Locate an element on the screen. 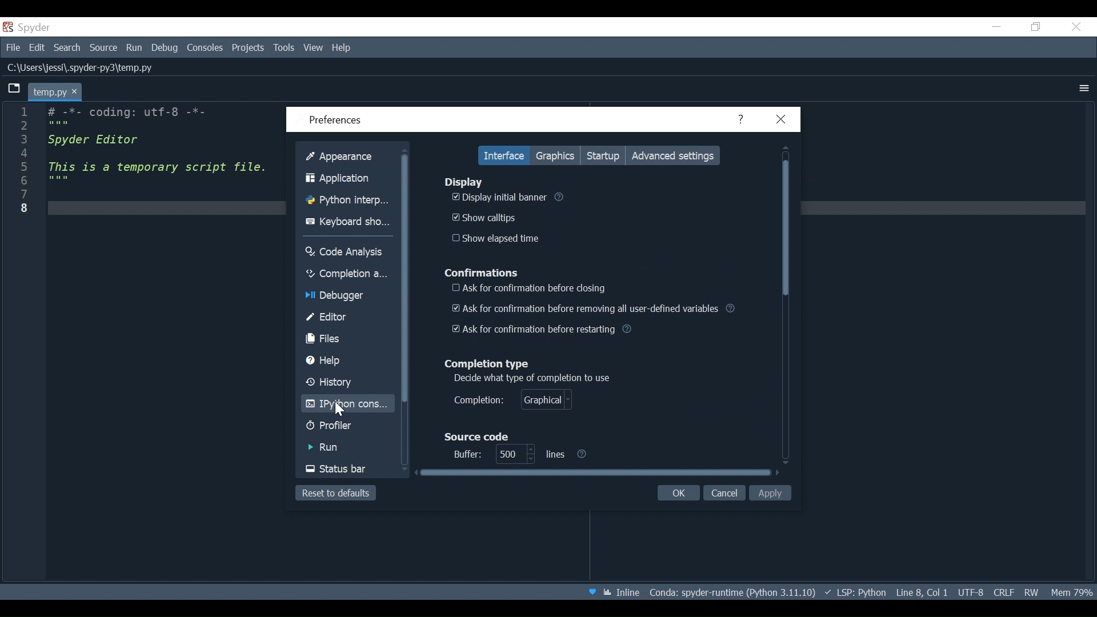  Appearance is located at coordinates (346, 157).